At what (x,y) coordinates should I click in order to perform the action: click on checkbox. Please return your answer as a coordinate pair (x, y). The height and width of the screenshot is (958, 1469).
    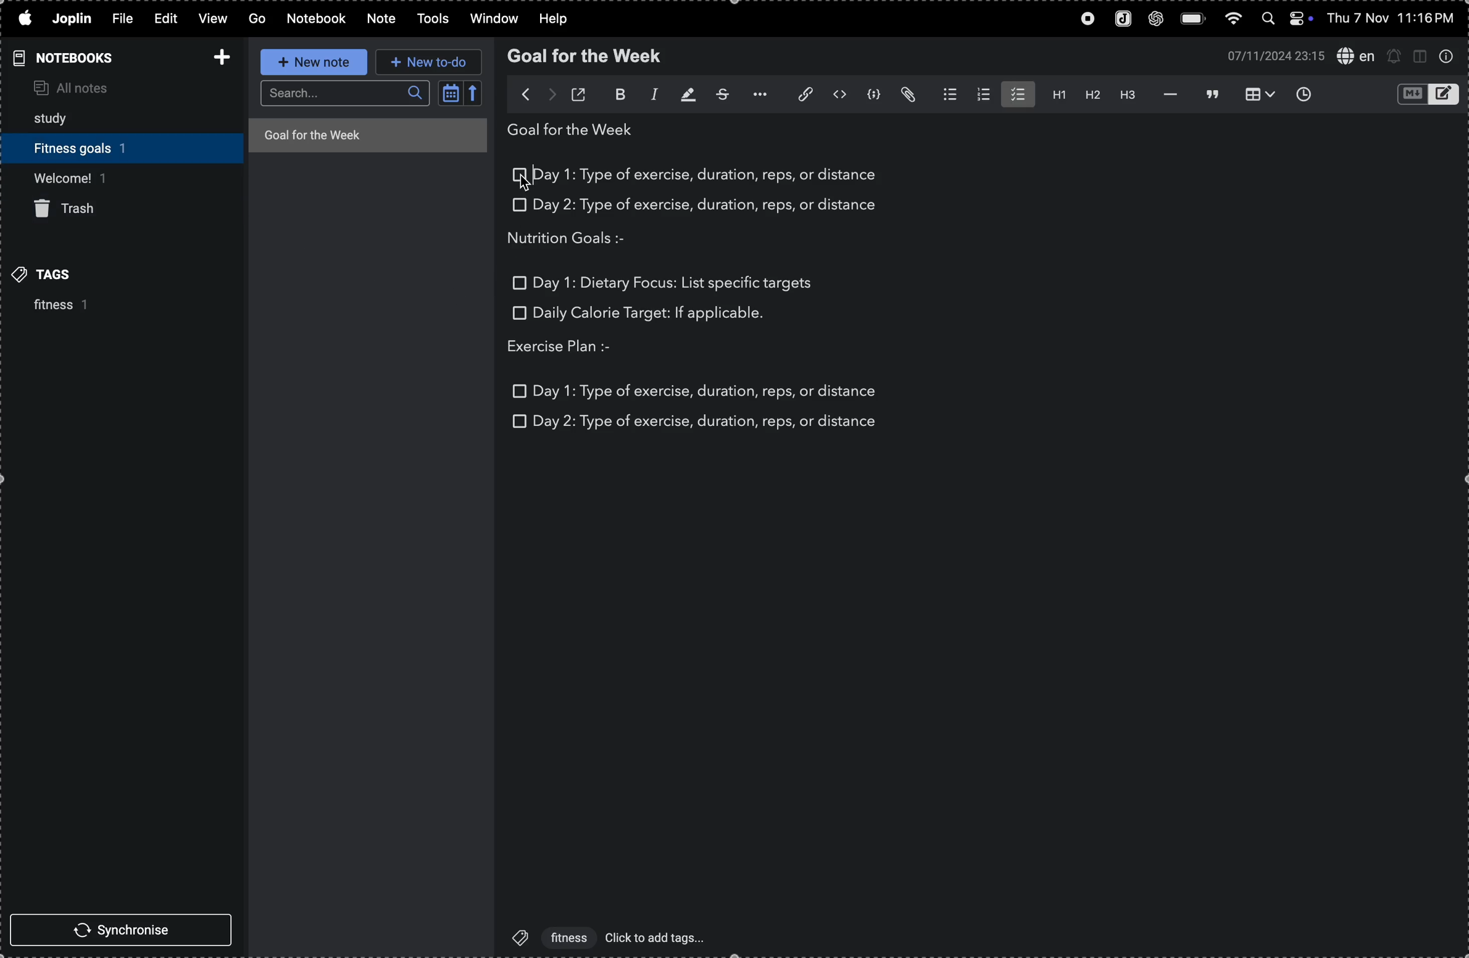
    Looking at the image, I should click on (517, 312).